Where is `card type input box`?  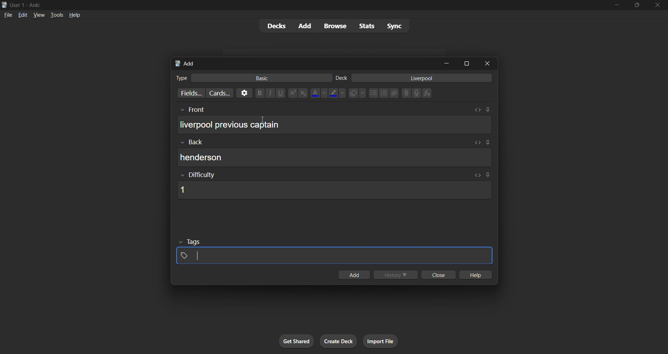 card type input box is located at coordinates (250, 77).